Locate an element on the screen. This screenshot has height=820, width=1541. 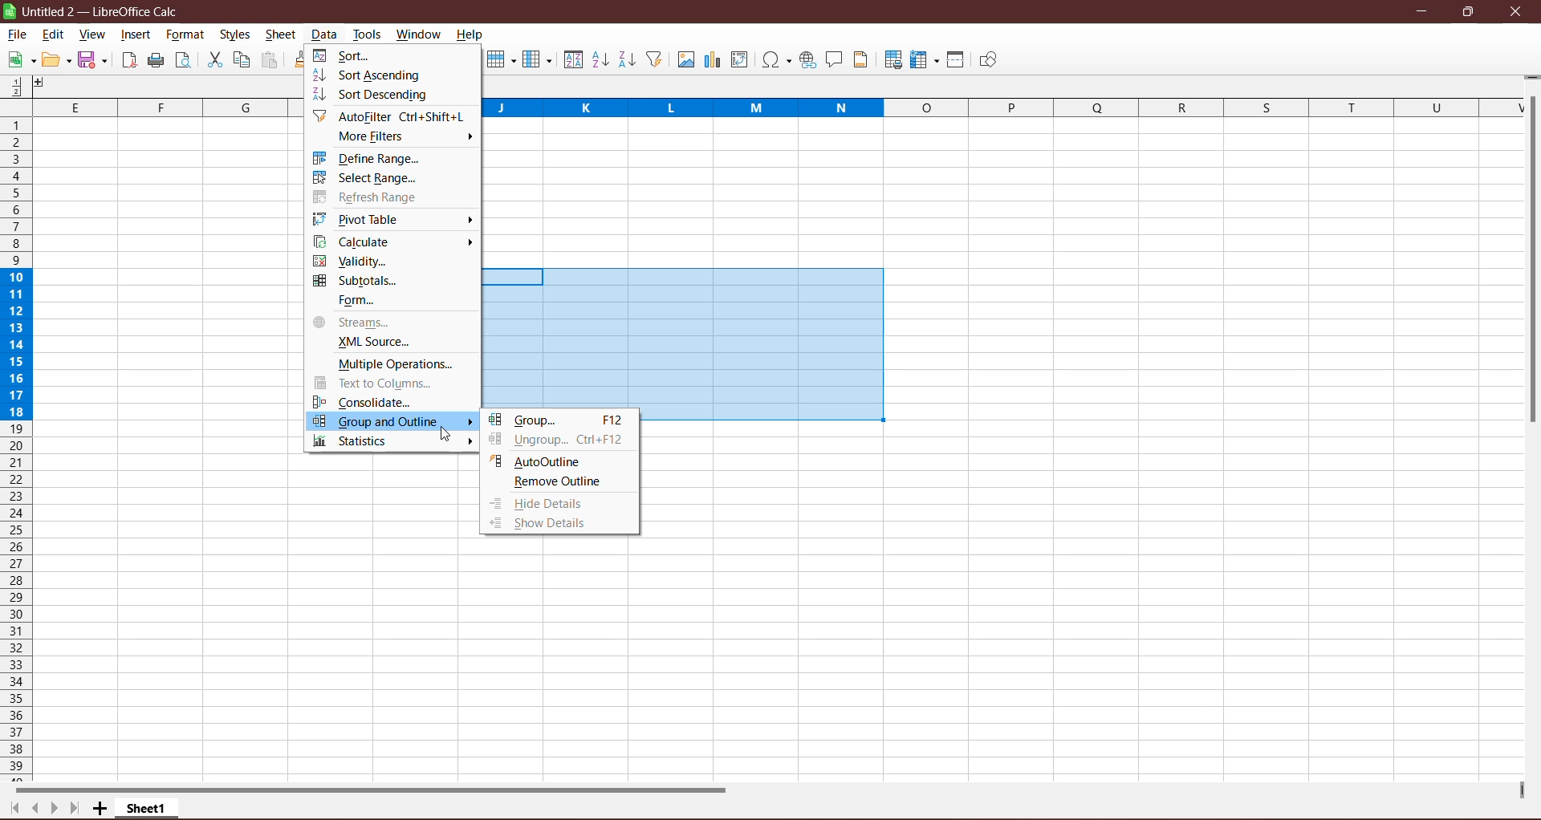
Rows is located at coordinates (14, 449).